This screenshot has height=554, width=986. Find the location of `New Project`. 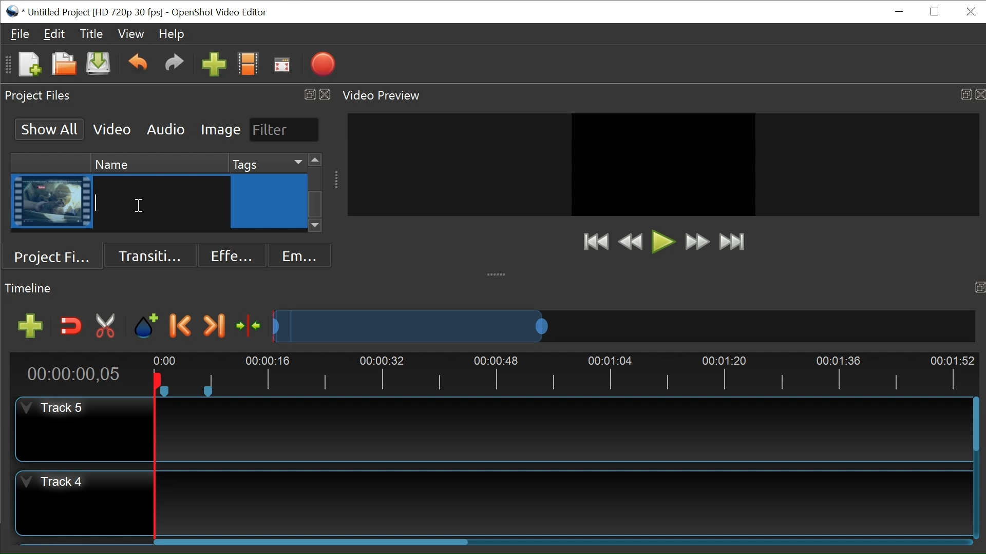

New Project is located at coordinates (28, 65).